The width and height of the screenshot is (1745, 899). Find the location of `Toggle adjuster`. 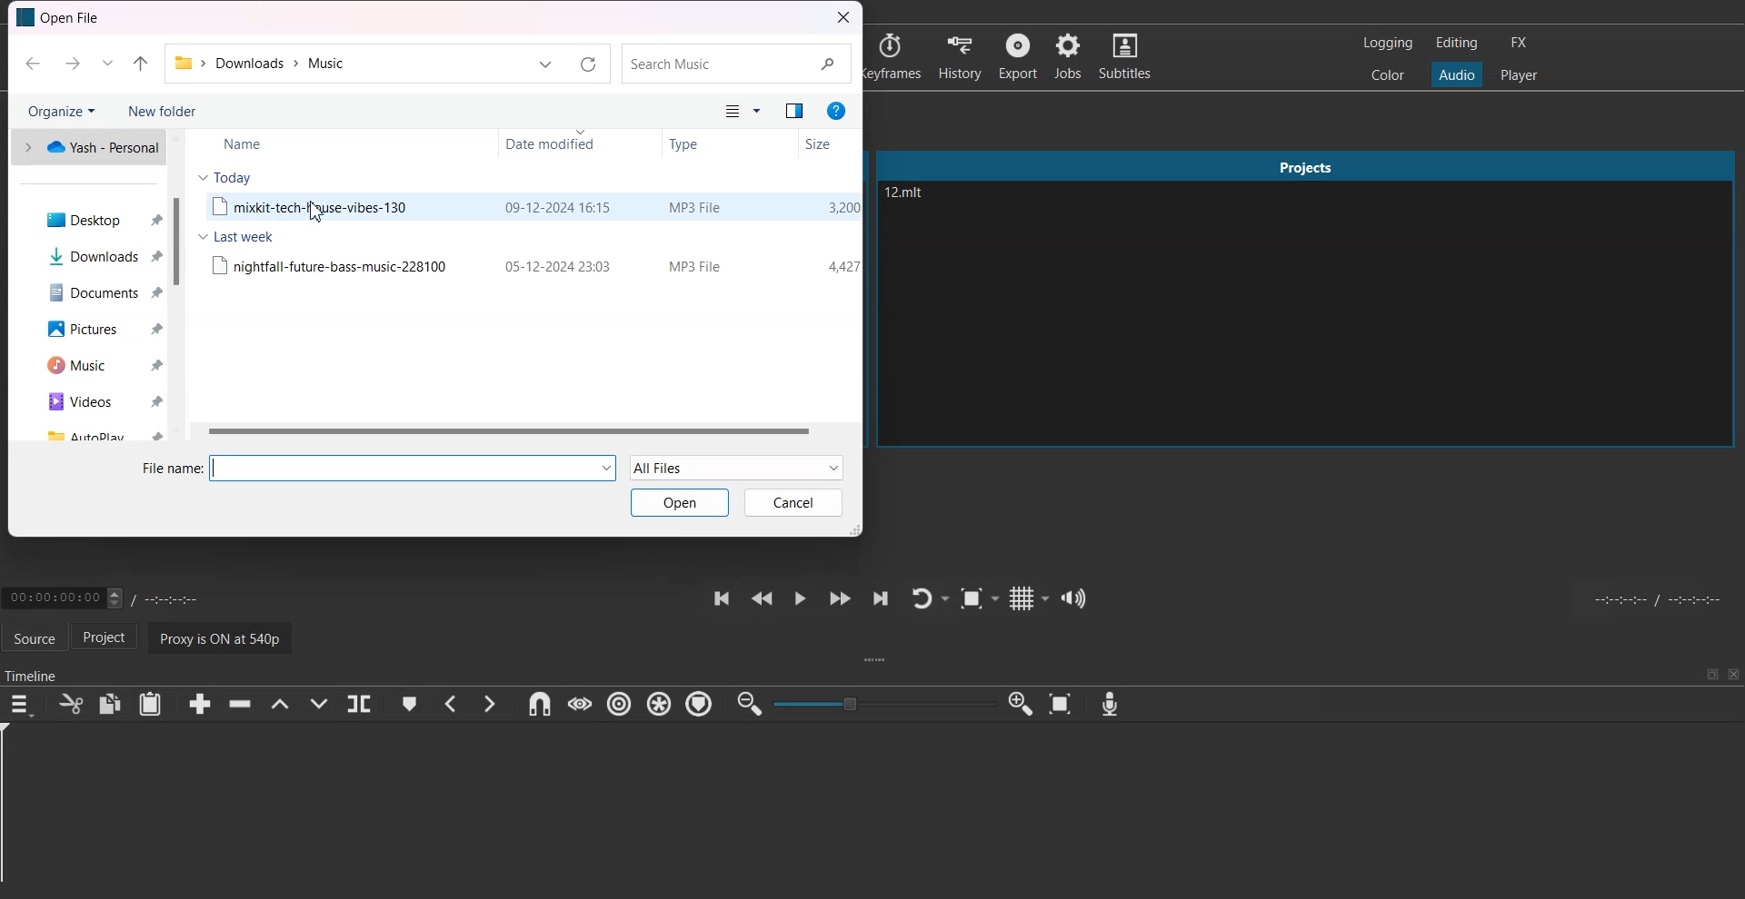

Toggle adjuster is located at coordinates (884, 703).